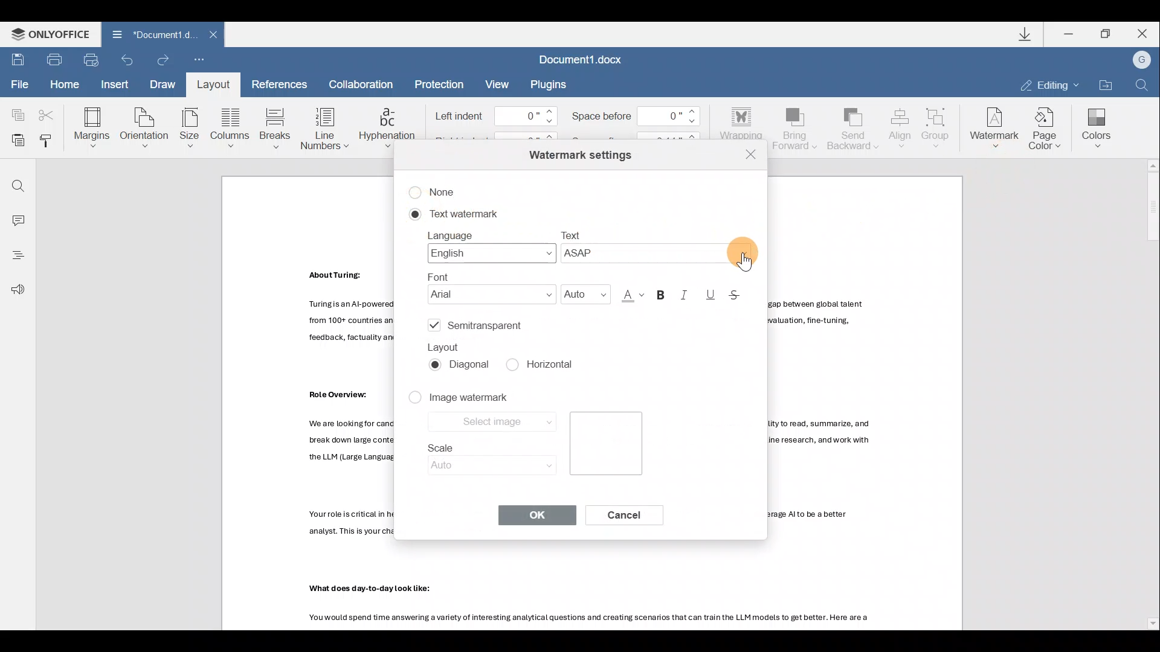 The height and width of the screenshot is (652, 1160). I want to click on Feedback & support, so click(17, 290).